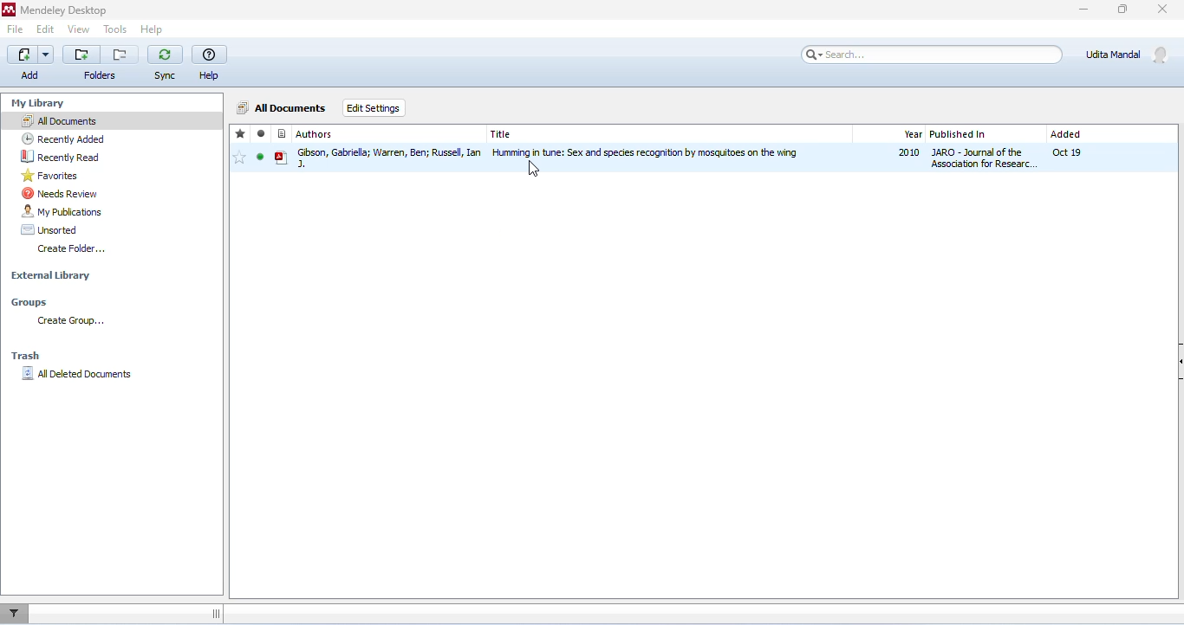 Image resolution: width=1184 pixels, height=625 pixels. I want to click on sync, so click(165, 64).